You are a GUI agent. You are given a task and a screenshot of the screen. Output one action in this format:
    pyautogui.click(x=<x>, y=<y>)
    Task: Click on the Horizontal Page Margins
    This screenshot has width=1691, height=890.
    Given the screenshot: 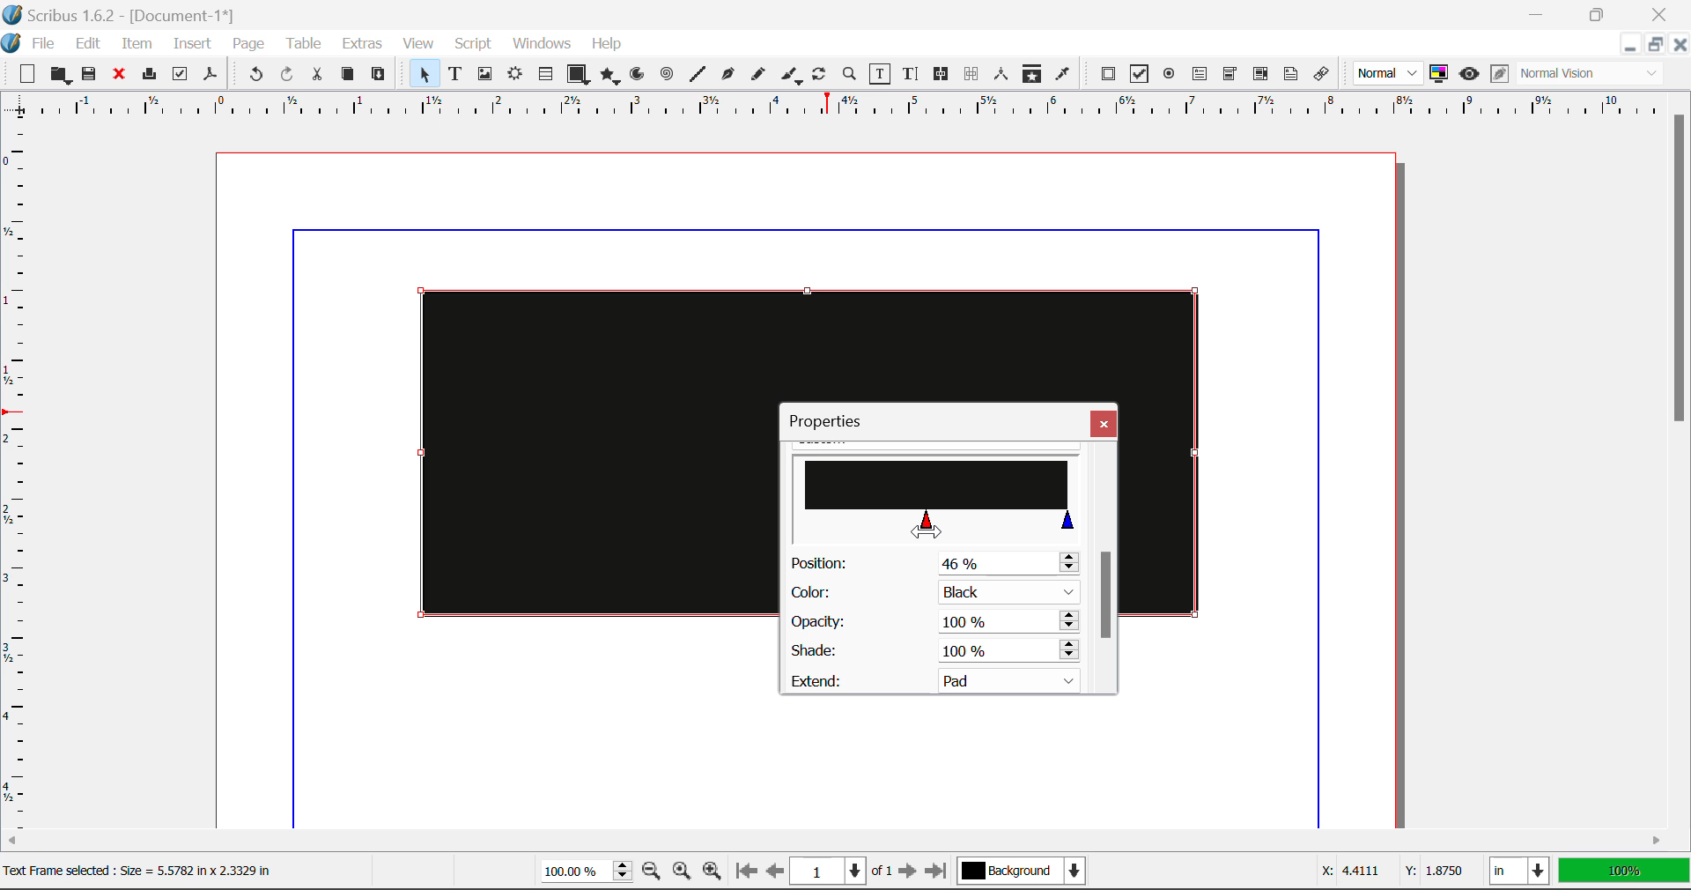 What is the action you would take?
    pyautogui.click(x=22, y=482)
    